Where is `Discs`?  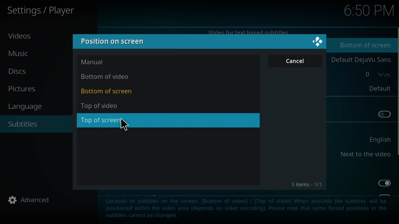
Discs is located at coordinates (21, 71).